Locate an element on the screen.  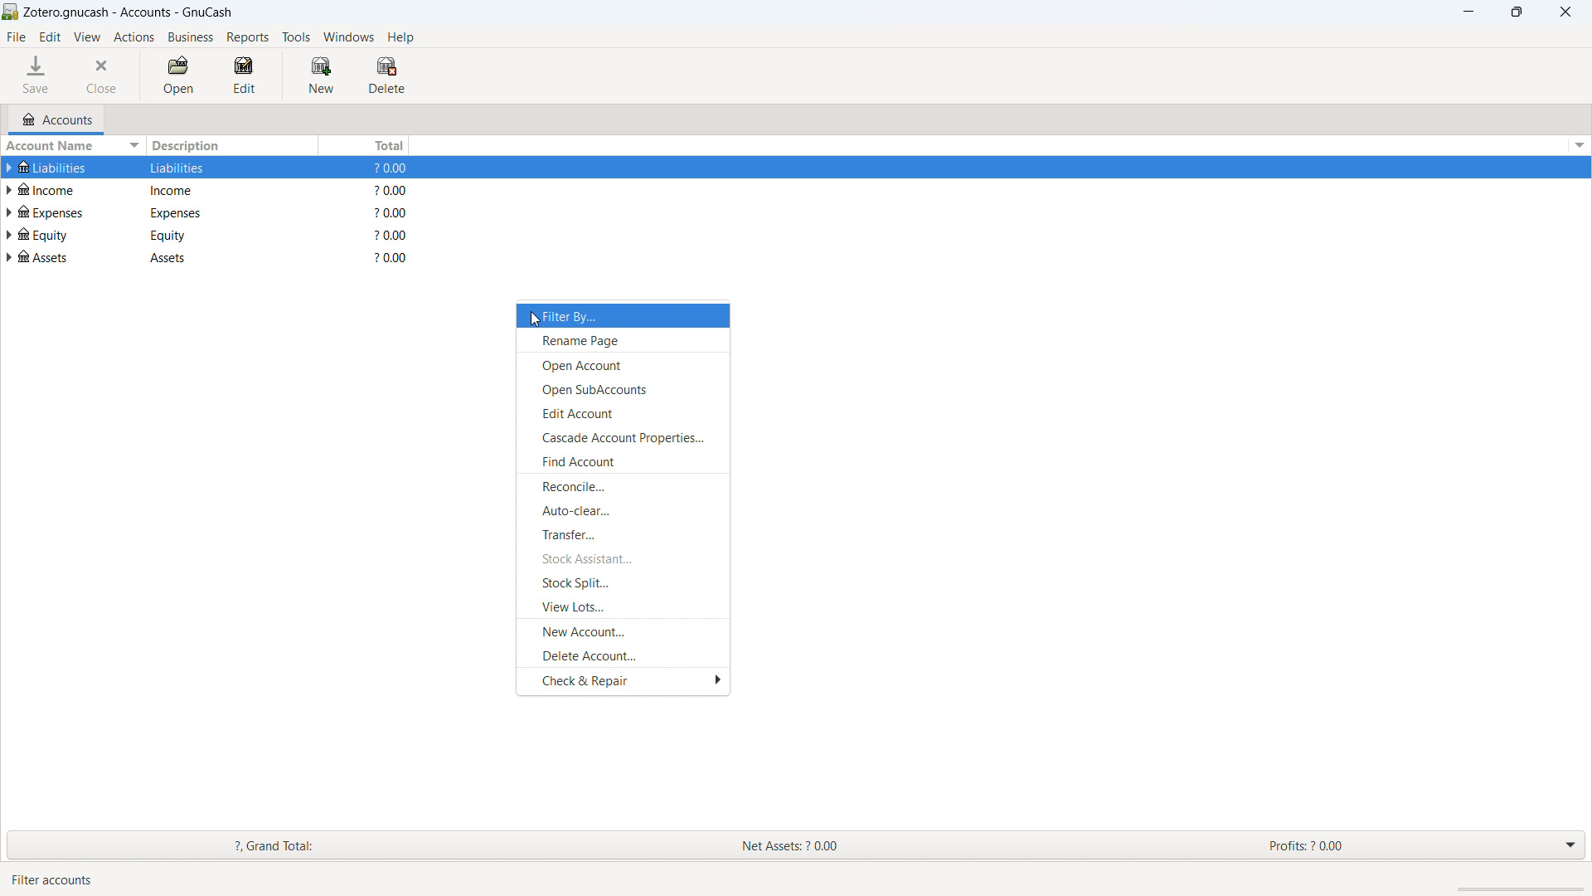
delete is located at coordinates (386, 75).